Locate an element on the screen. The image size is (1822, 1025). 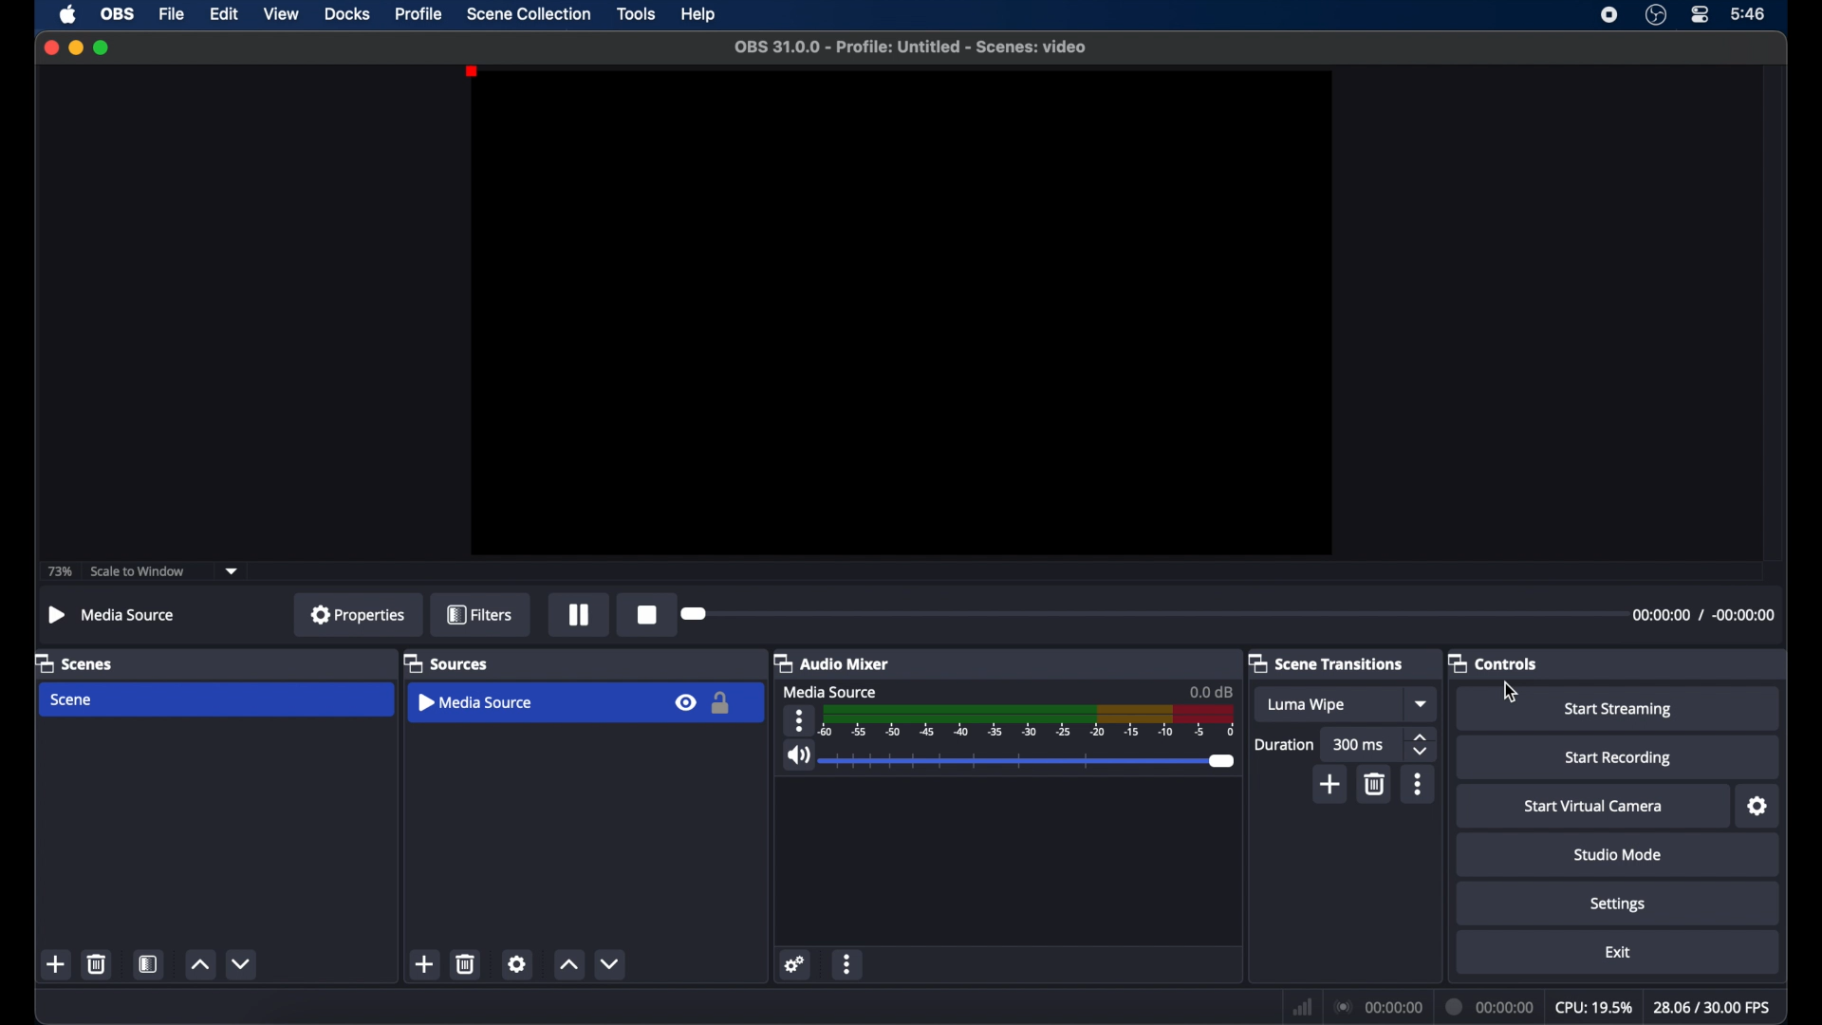
settings is located at coordinates (518, 963).